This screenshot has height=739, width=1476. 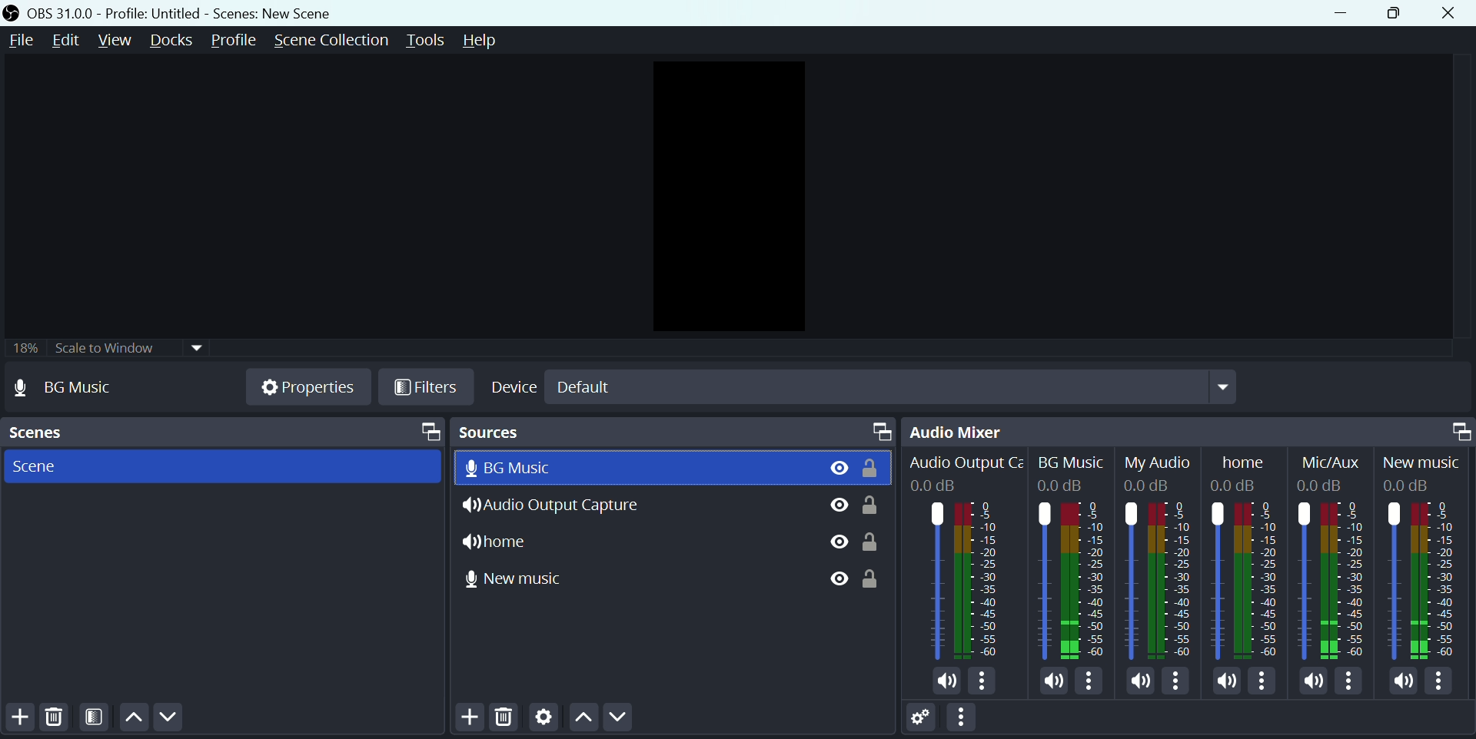 What do you see at coordinates (52, 721) in the screenshot?
I see `Delete` at bounding box center [52, 721].